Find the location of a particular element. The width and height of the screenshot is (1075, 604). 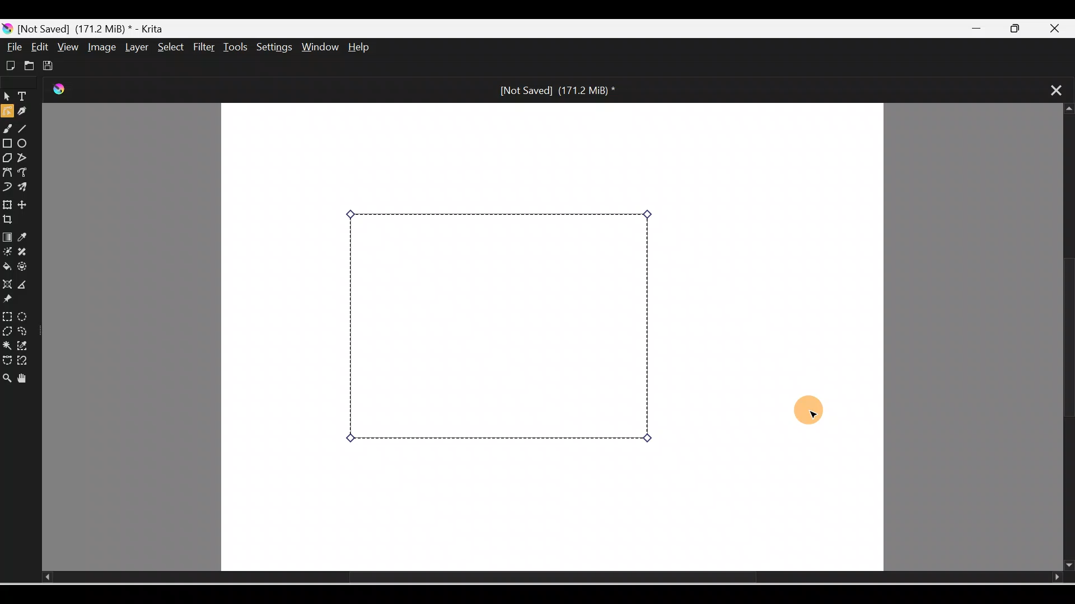

Scroll bar is located at coordinates (1064, 338).